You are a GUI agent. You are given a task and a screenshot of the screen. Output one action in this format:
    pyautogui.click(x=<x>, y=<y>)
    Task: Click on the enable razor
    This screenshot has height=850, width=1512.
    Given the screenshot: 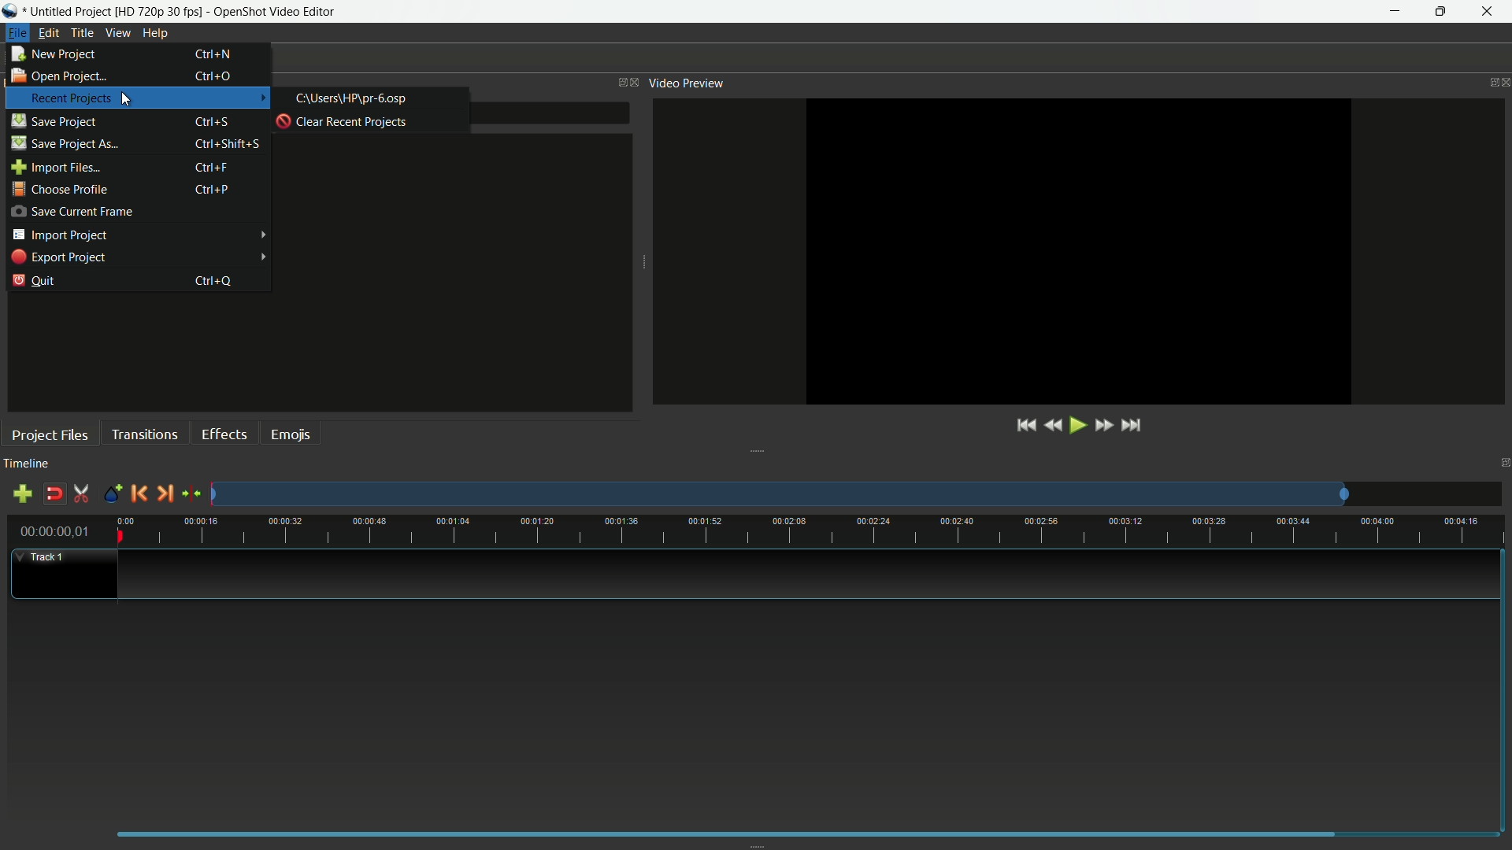 What is the action you would take?
    pyautogui.click(x=81, y=493)
    